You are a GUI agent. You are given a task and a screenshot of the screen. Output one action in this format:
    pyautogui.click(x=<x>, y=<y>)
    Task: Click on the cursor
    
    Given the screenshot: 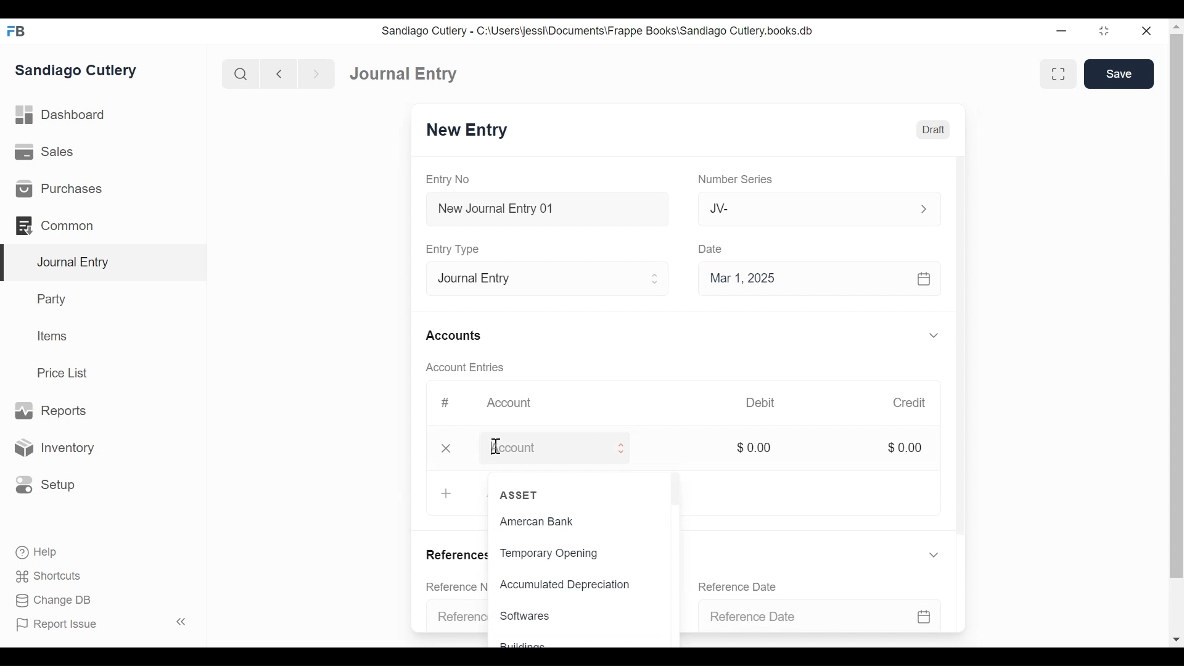 What is the action you would take?
    pyautogui.click(x=495, y=448)
    